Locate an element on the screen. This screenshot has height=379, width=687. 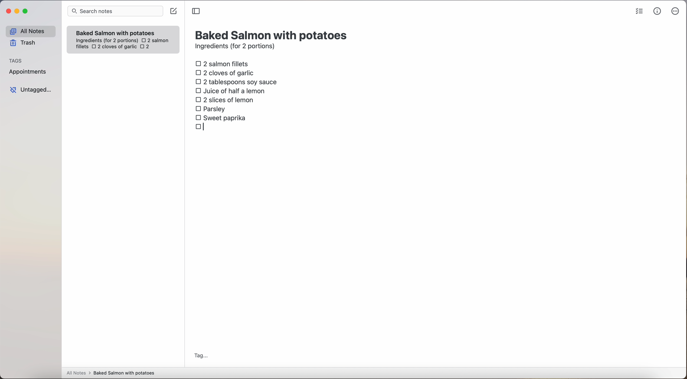
2 cloves of garlic is located at coordinates (114, 47).